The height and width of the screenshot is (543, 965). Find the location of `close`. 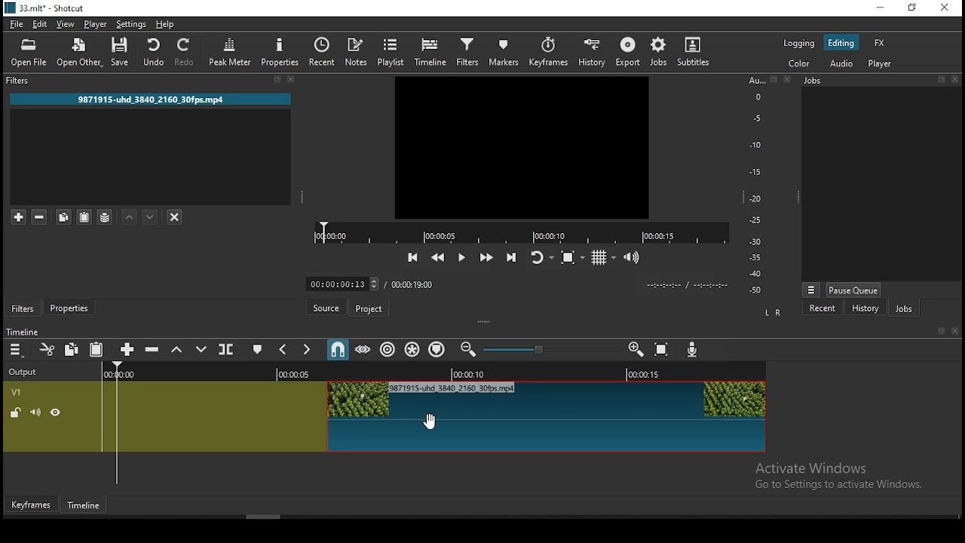

close is located at coordinates (290, 79).